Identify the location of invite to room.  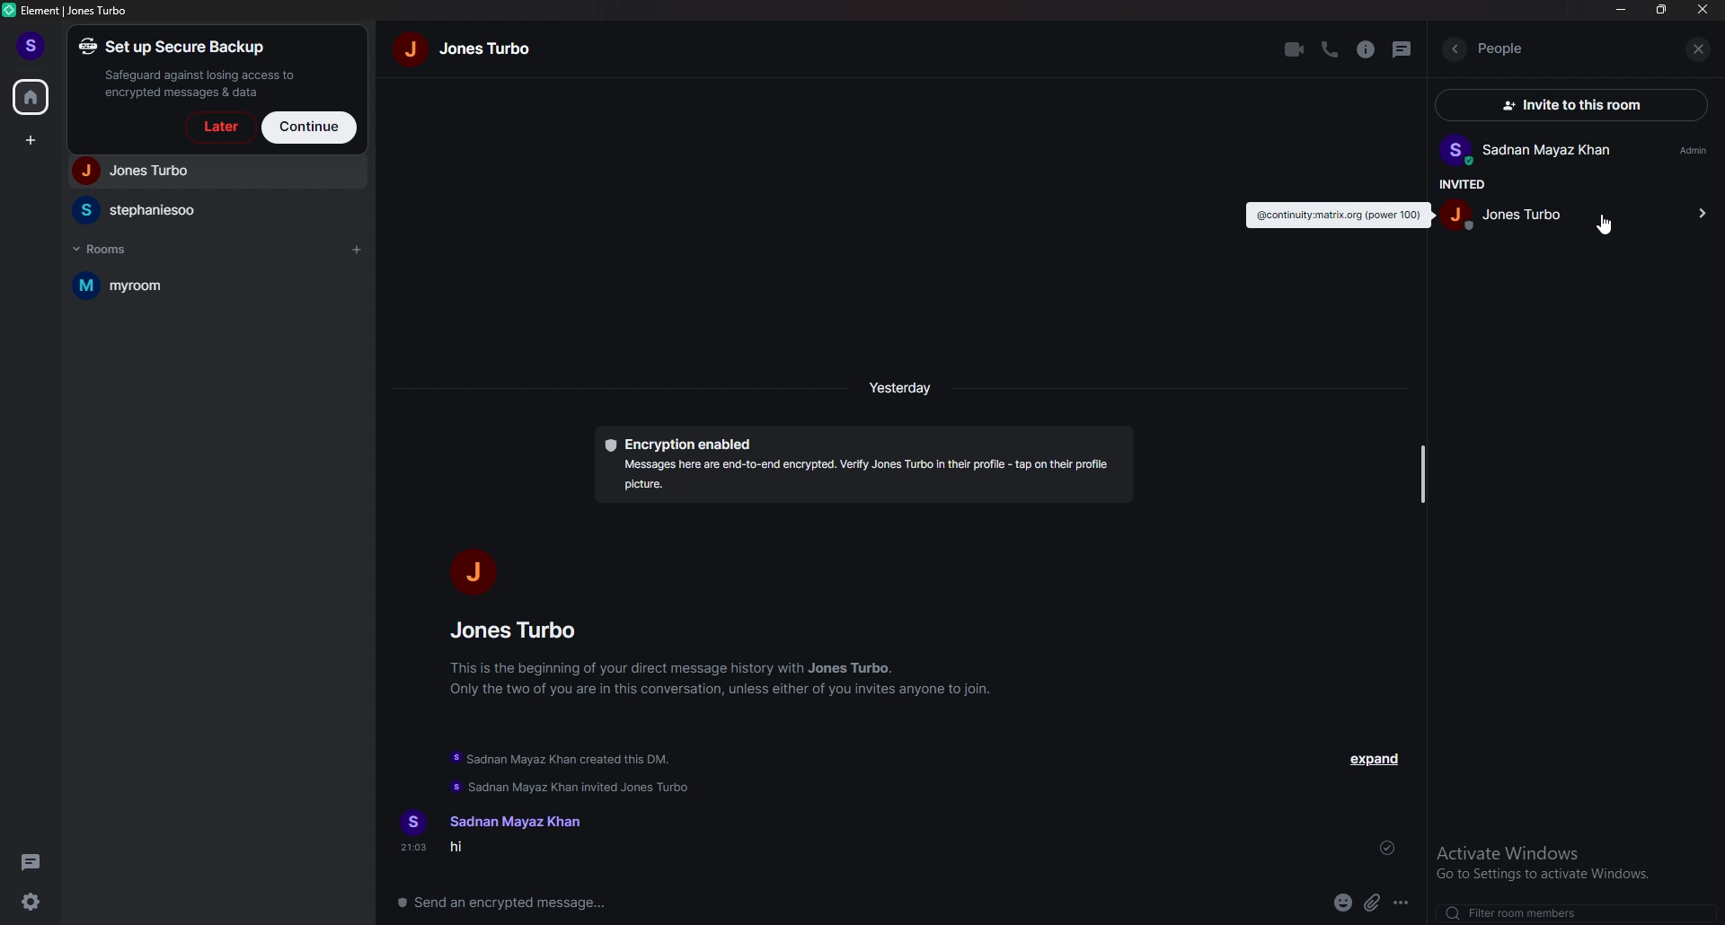
(1581, 104).